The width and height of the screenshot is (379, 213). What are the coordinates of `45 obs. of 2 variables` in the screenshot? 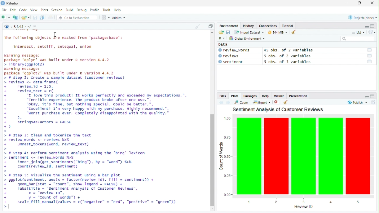 It's located at (289, 51).